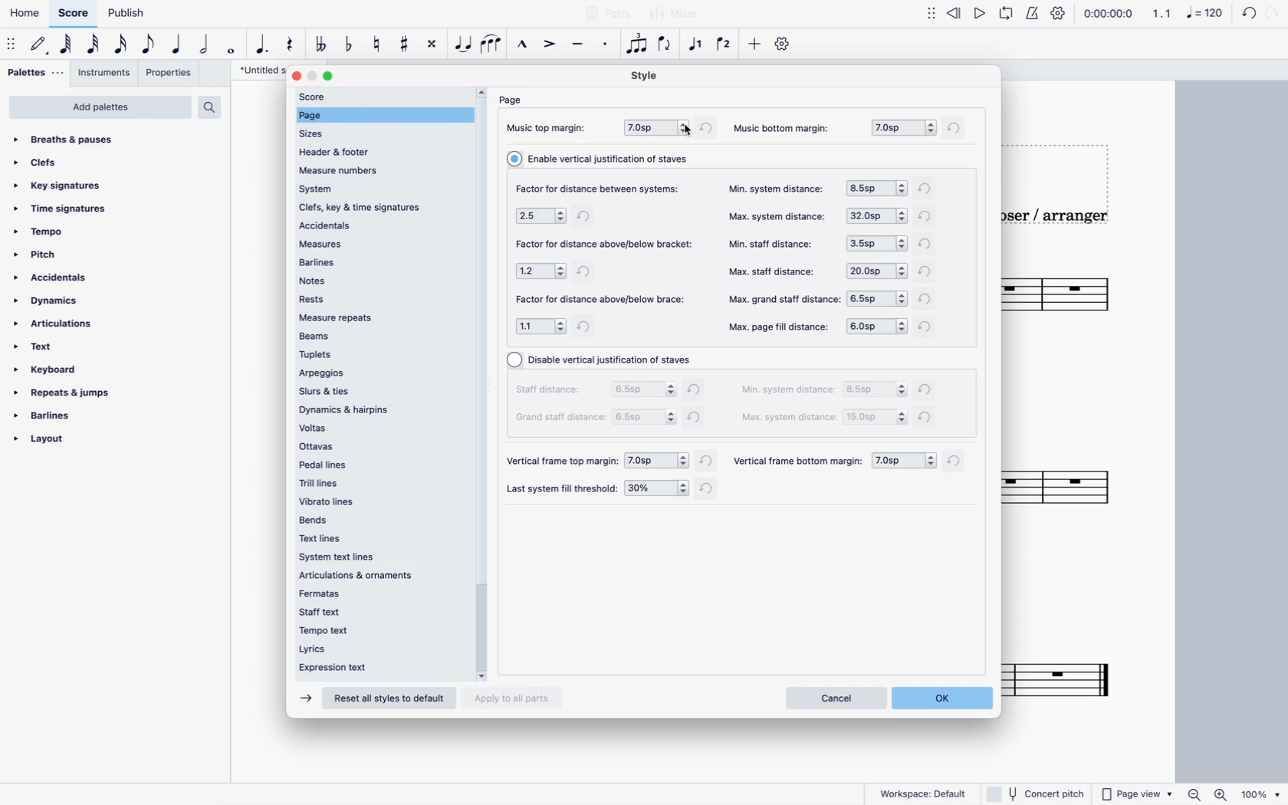 The height and width of the screenshot is (805, 1288). What do you see at coordinates (1224, 793) in the screenshot?
I see `zoom in` at bounding box center [1224, 793].